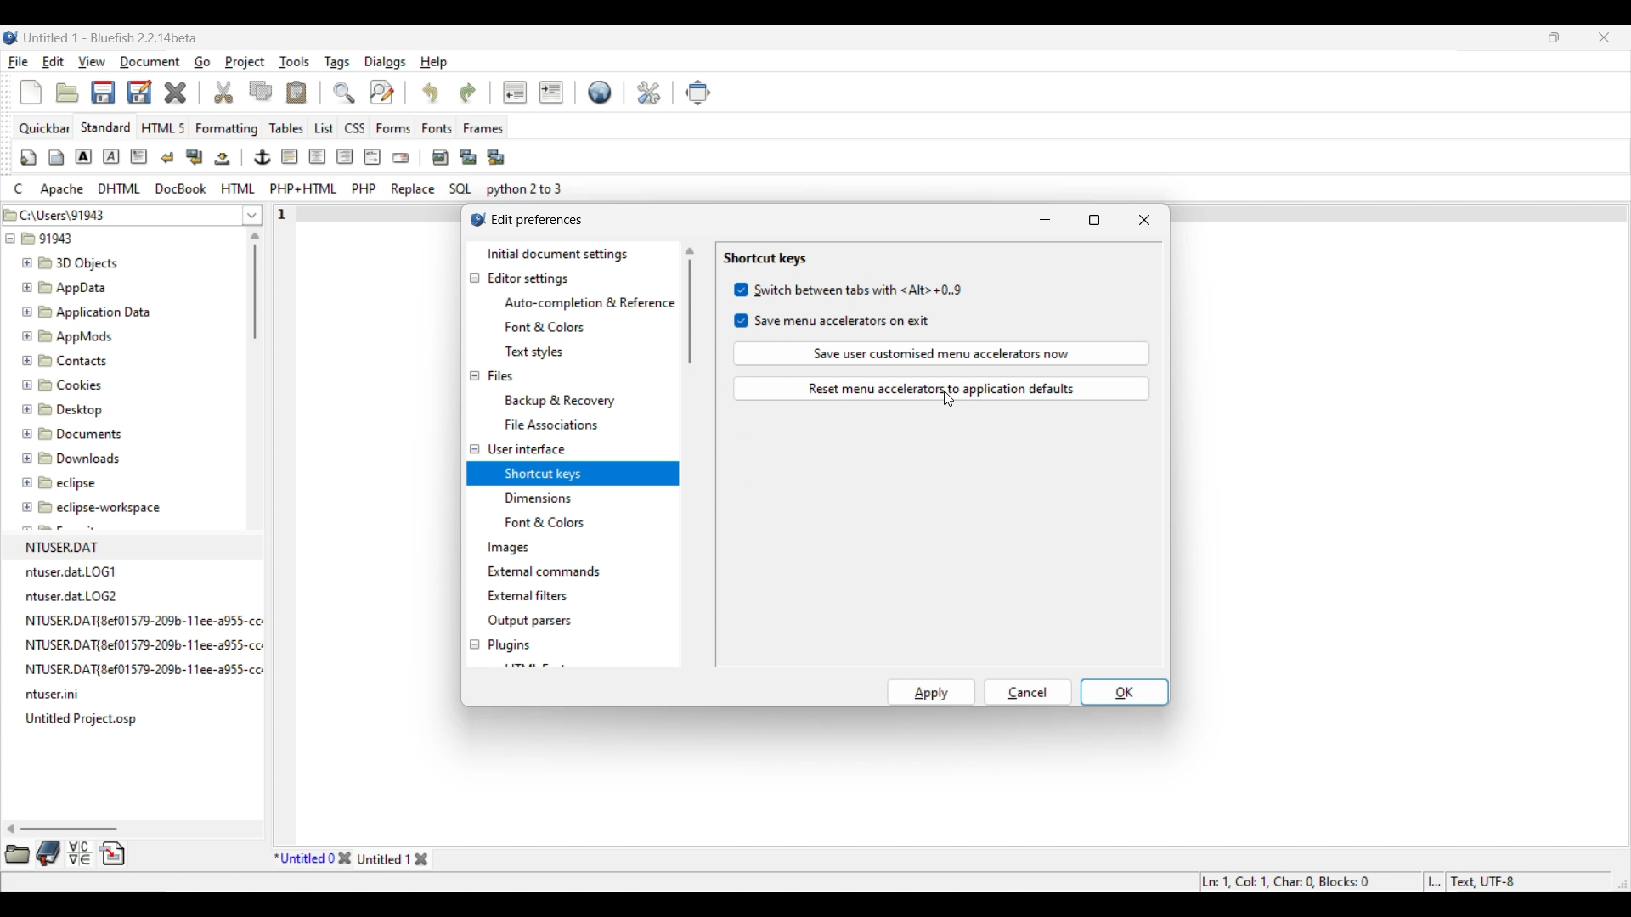 The width and height of the screenshot is (1631, 917). I want to click on Window title, so click(538, 219).